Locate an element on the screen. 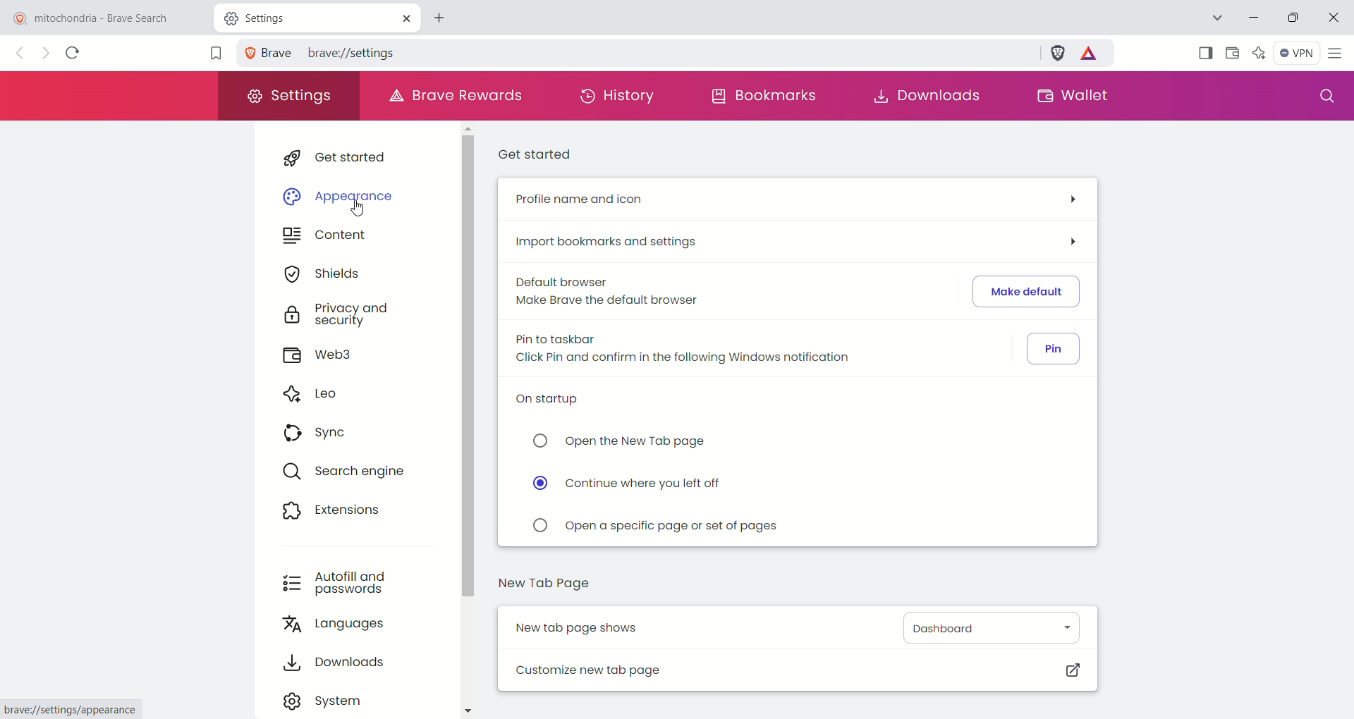 Image resolution: width=1354 pixels, height=719 pixels. minimize is located at coordinates (1251, 20).